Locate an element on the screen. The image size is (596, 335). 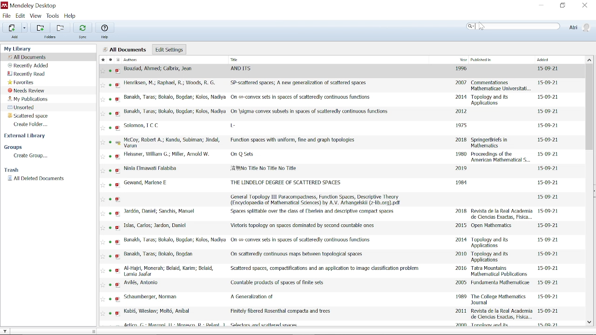
all documents is located at coordinates (126, 50).